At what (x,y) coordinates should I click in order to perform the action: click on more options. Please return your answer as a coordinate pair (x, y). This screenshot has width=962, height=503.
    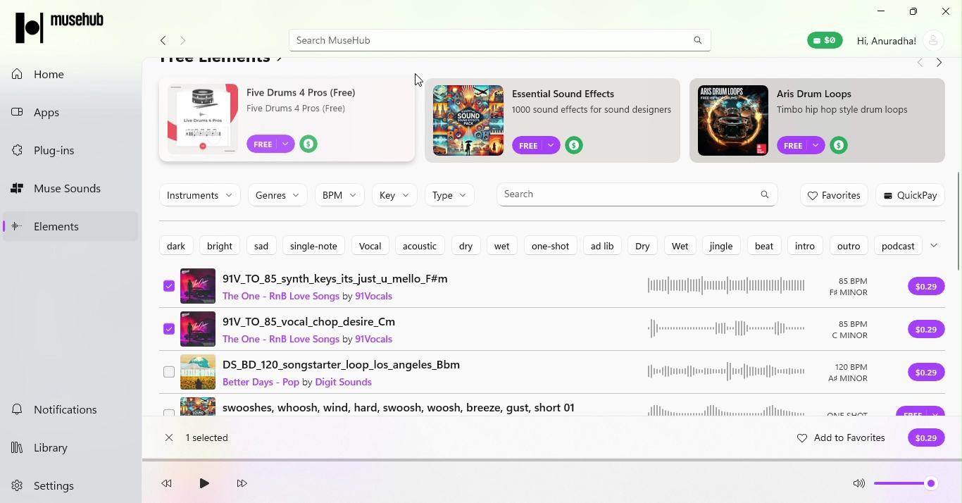
    Looking at the image, I should click on (938, 244).